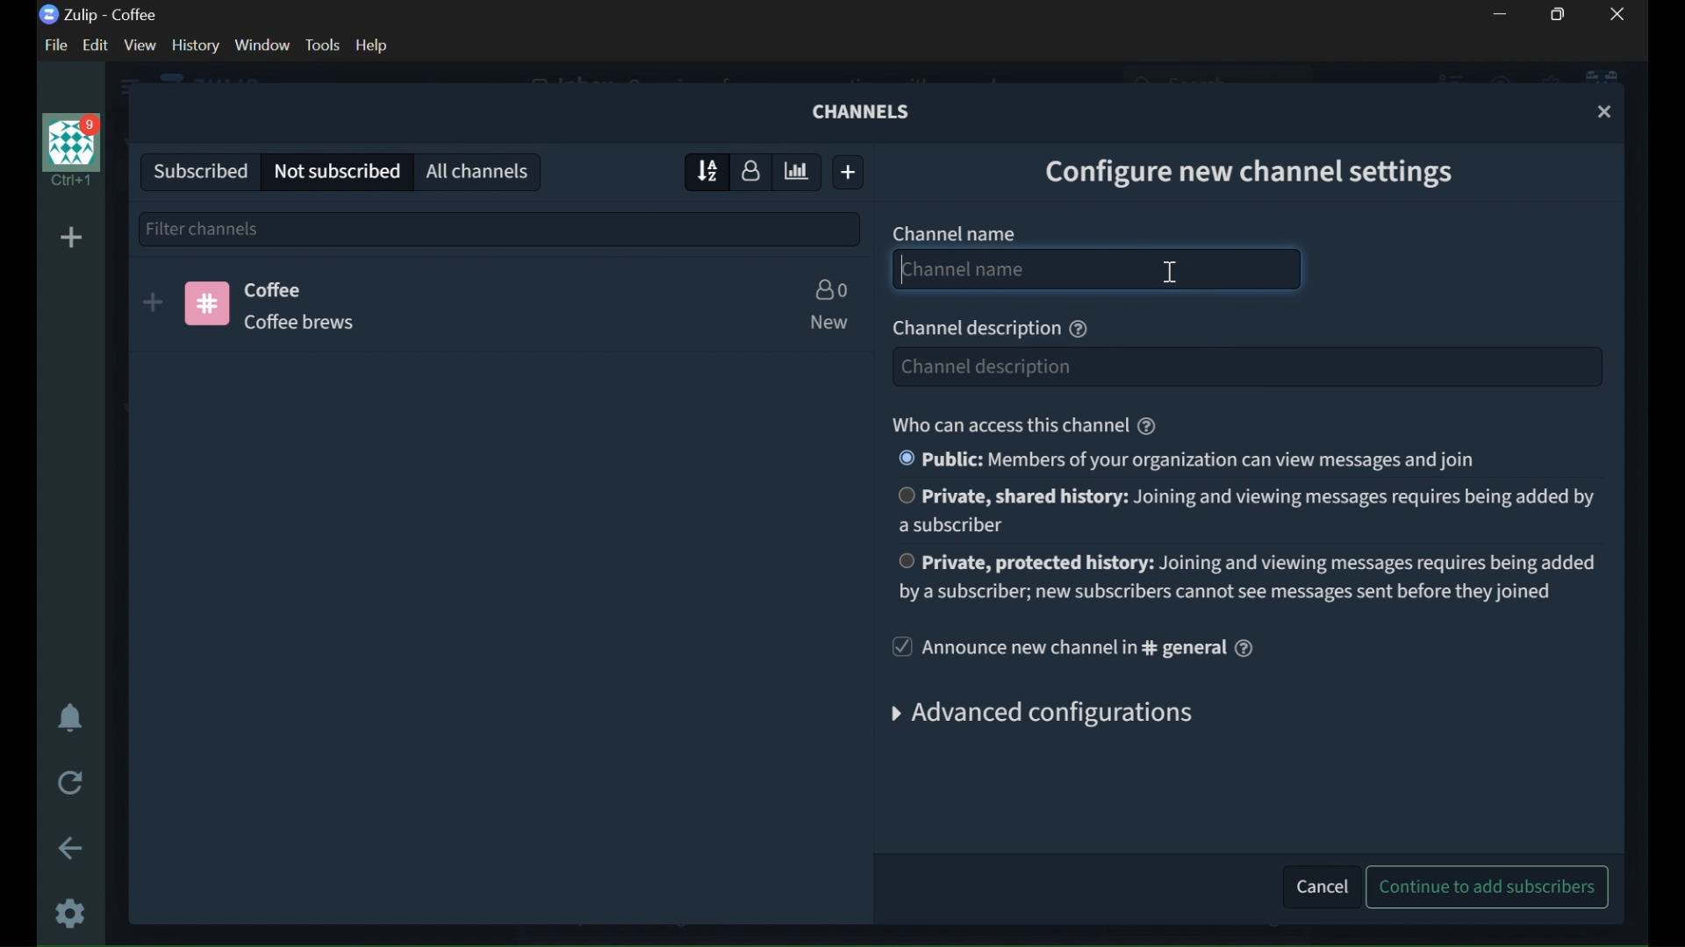  What do you see at coordinates (263, 46) in the screenshot?
I see `WINDOW` at bounding box center [263, 46].